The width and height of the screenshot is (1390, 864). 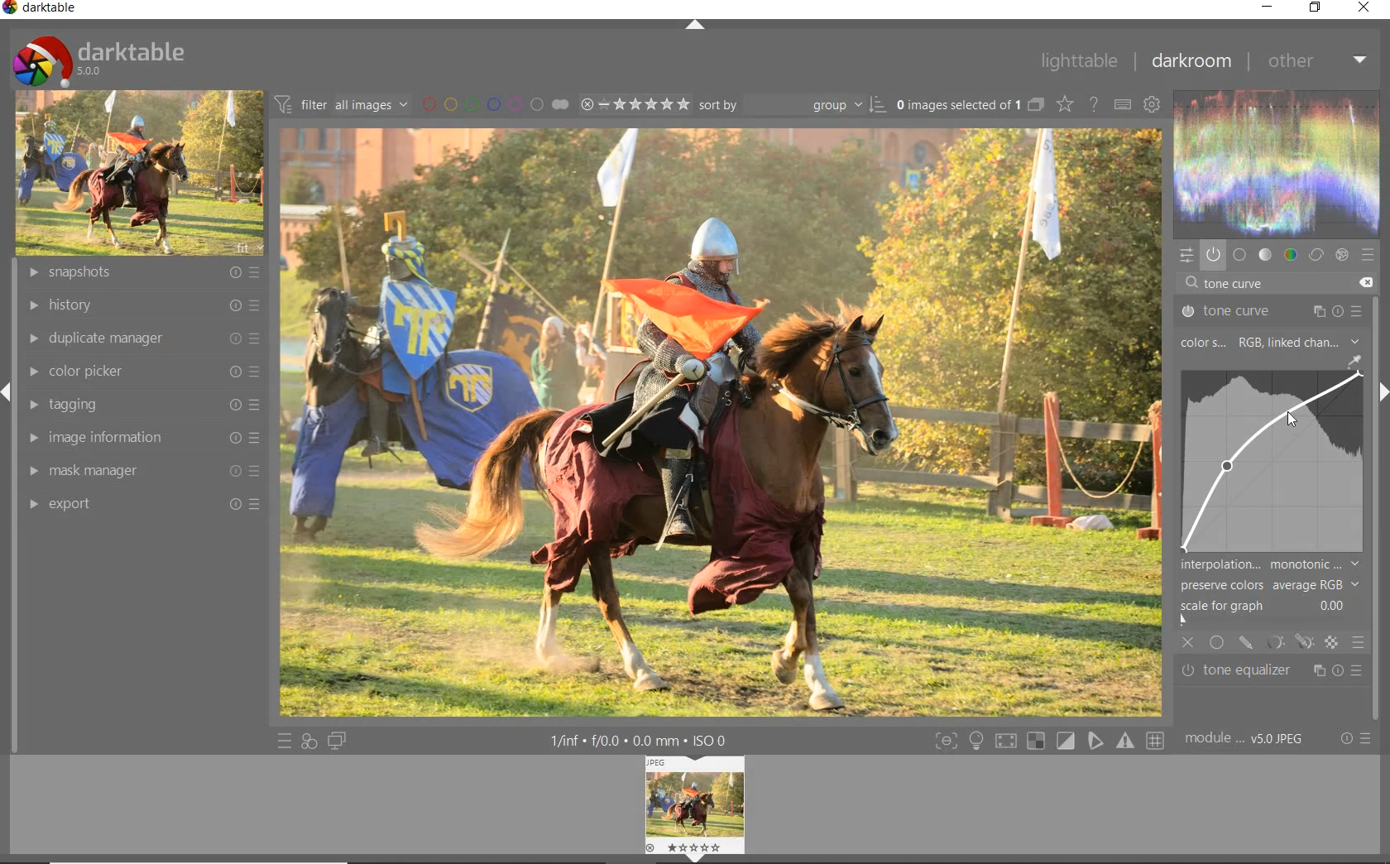 I want to click on Sort, so click(x=792, y=104).